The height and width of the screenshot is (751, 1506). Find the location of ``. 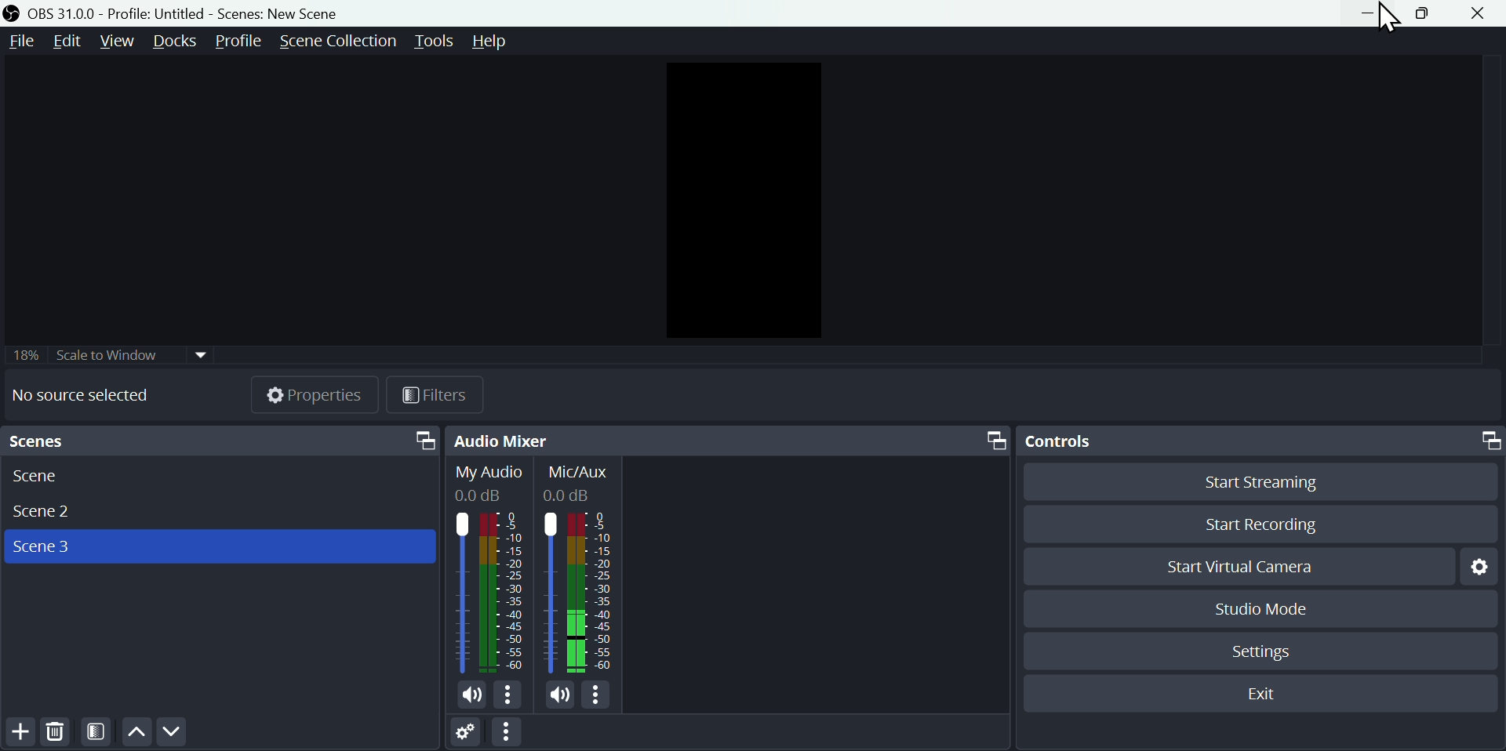

 is located at coordinates (1417, 13).